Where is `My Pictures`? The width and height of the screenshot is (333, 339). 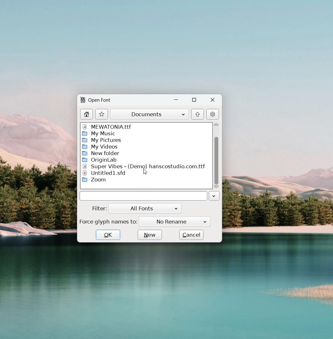
My Pictures is located at coordinates (104, 141).